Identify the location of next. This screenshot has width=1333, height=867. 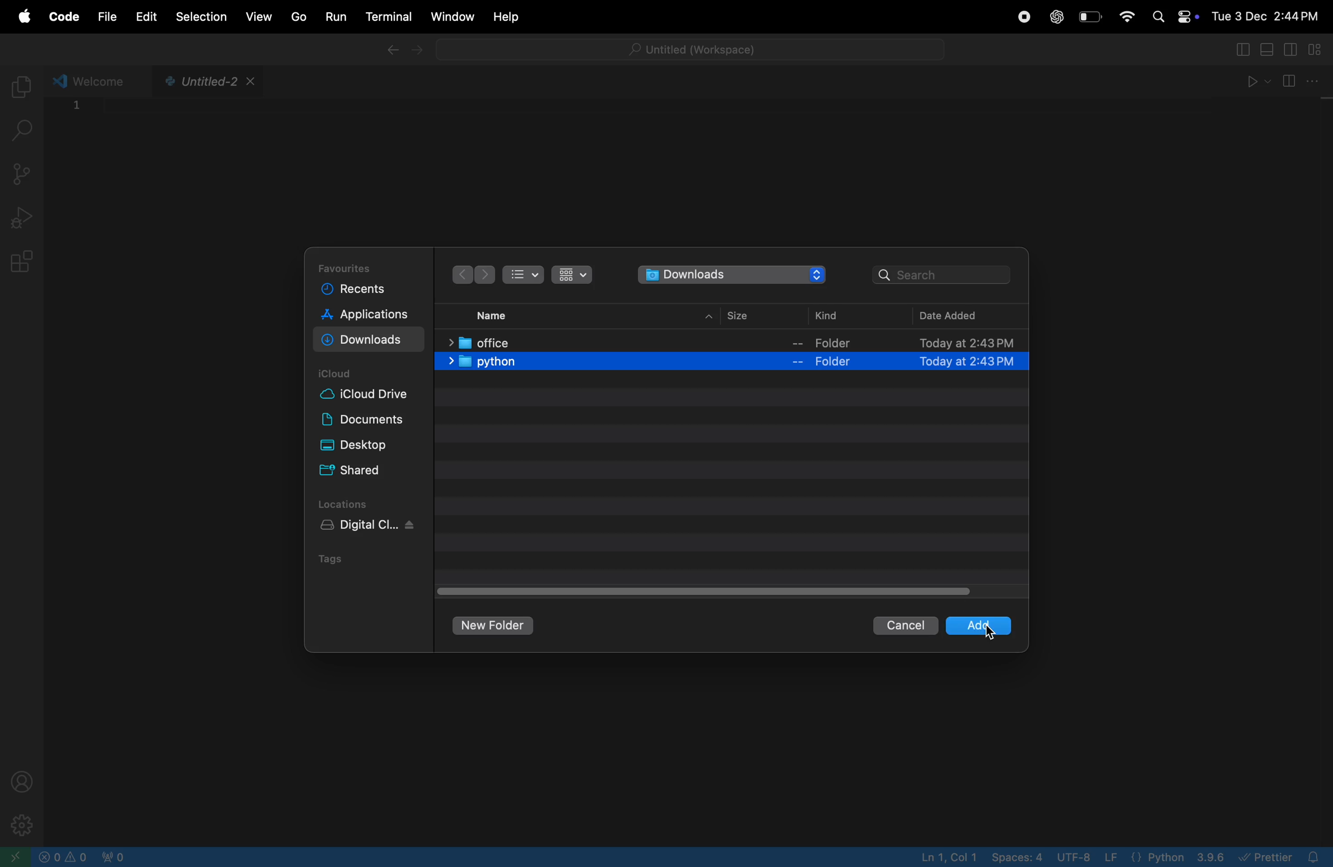
(490, 273).